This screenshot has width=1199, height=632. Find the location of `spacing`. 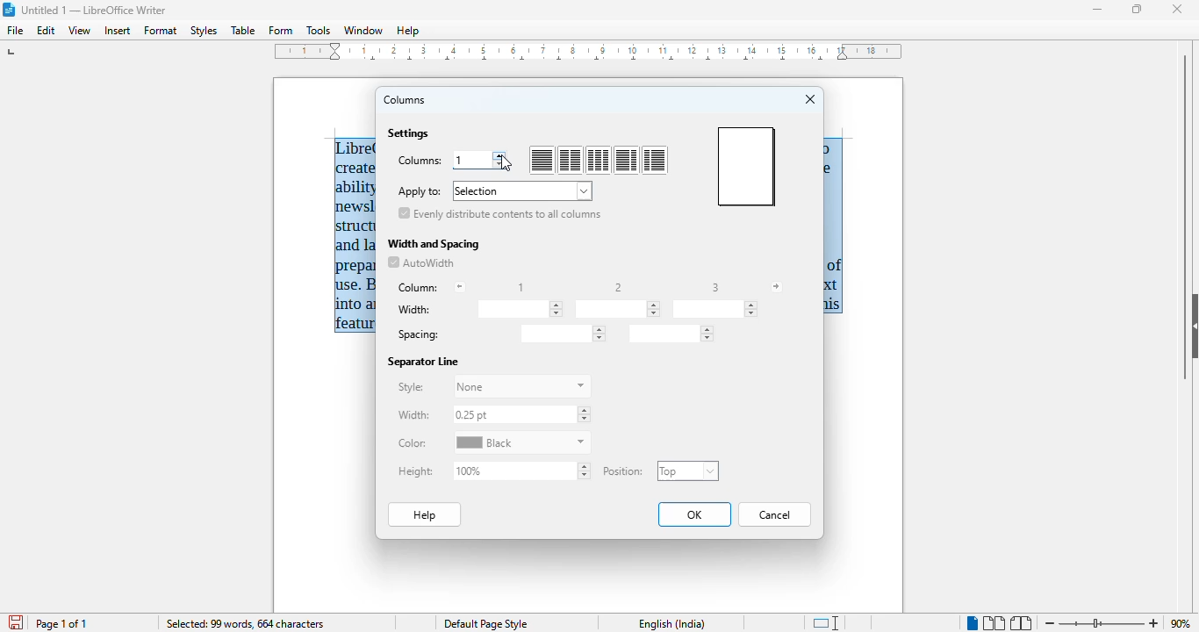

spacing is located at coordinates (670, 334).